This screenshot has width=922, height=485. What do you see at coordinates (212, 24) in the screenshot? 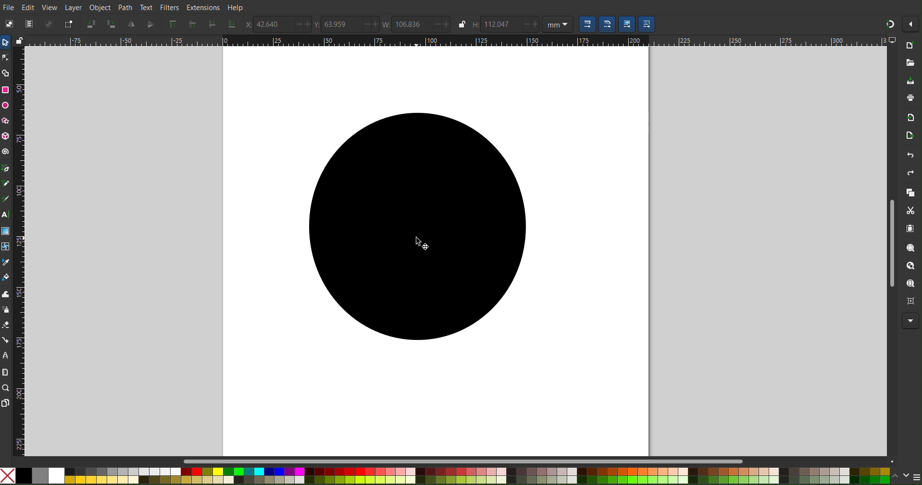
I see `Send one layer down` at bounding box center [212, 24].